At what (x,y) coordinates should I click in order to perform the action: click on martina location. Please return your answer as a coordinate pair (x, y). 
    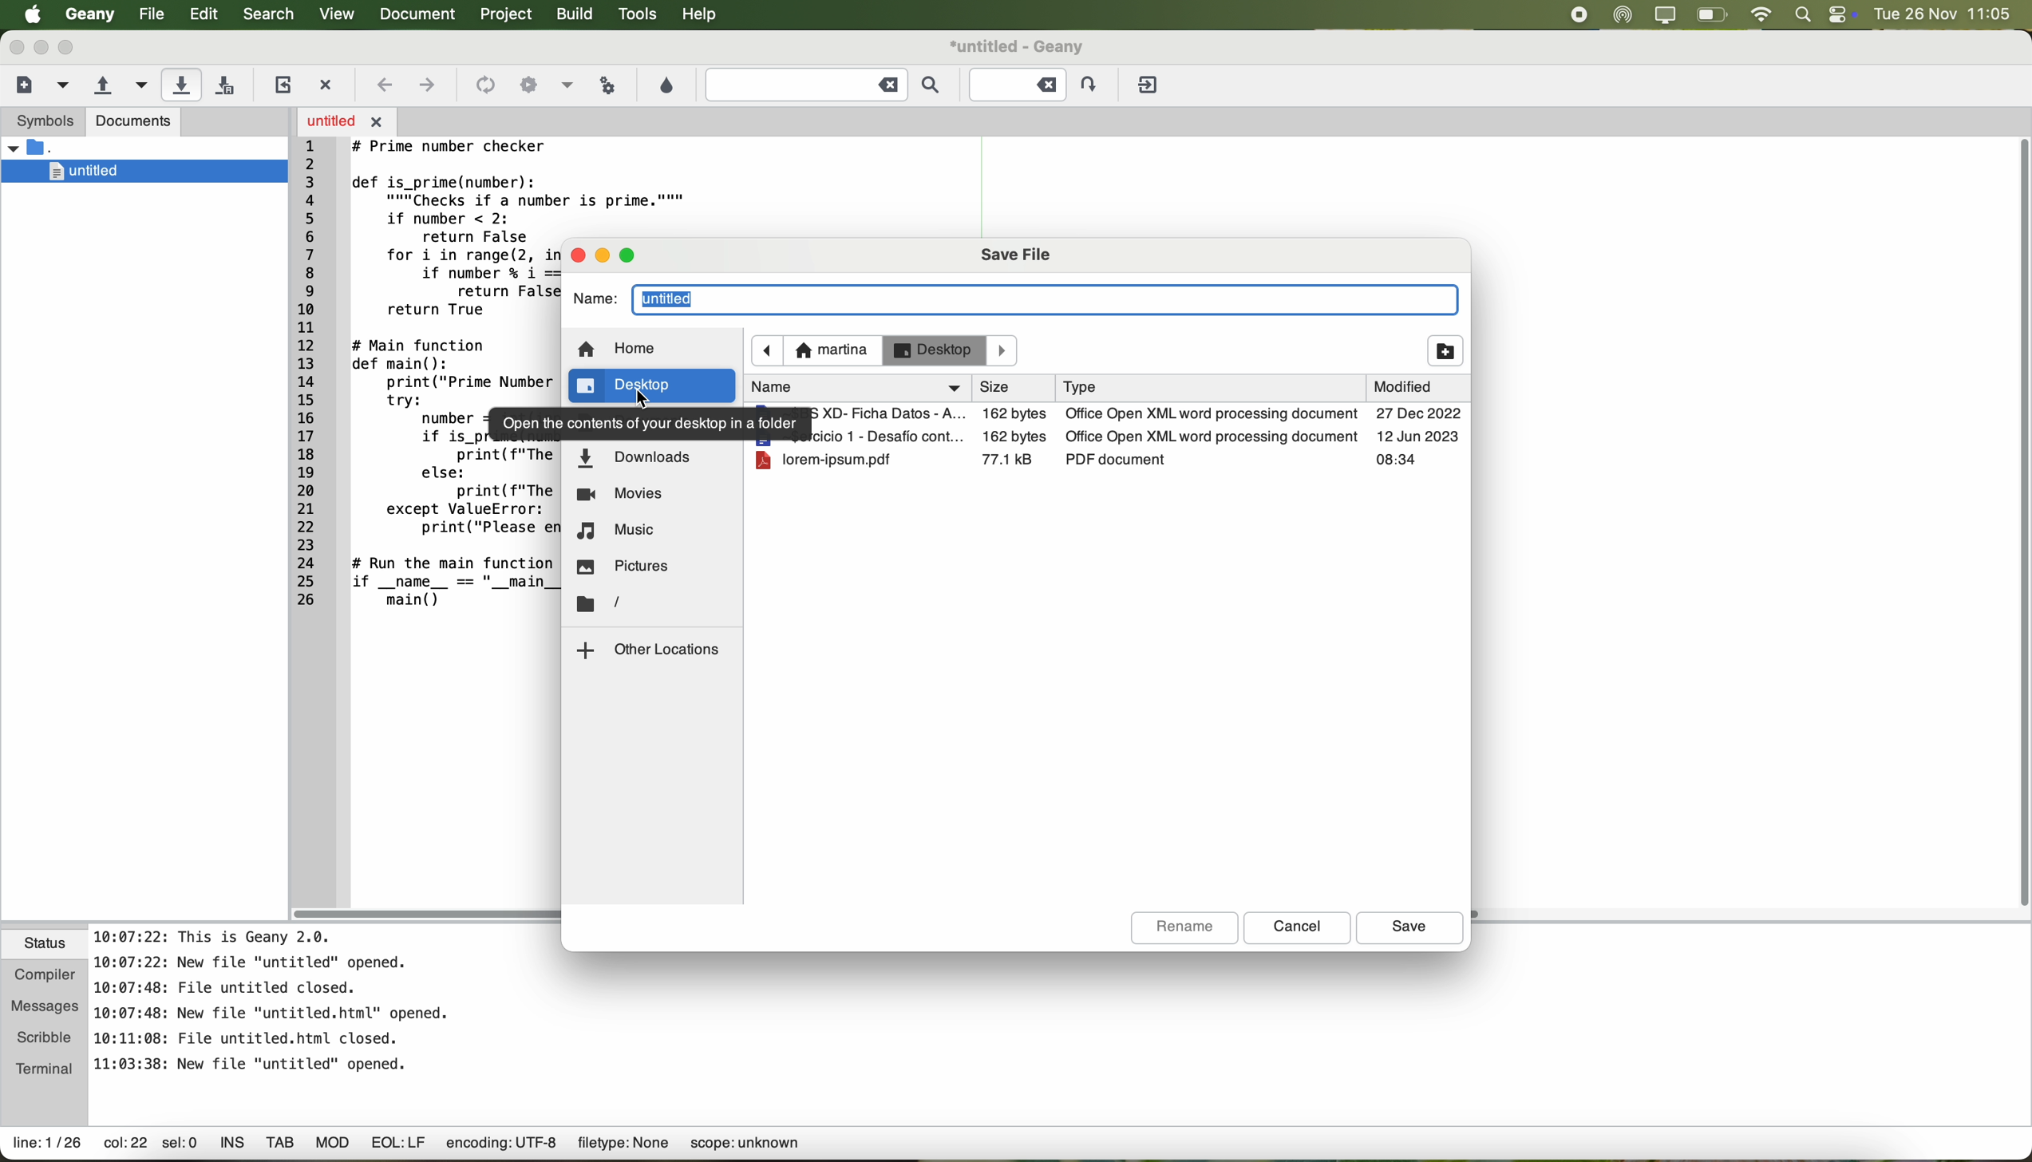
    Looking at the image, I should click on (835, 351).